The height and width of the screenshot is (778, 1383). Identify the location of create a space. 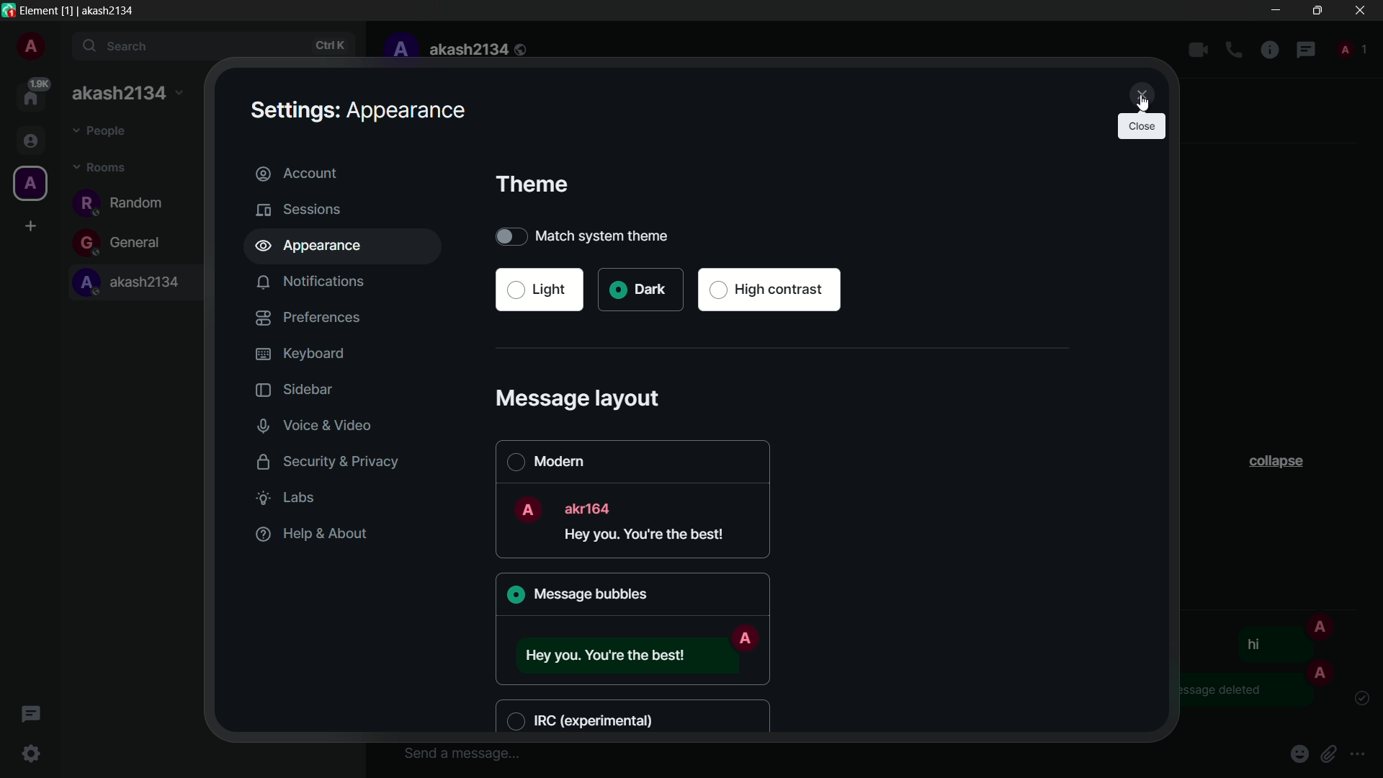
(32, 226).